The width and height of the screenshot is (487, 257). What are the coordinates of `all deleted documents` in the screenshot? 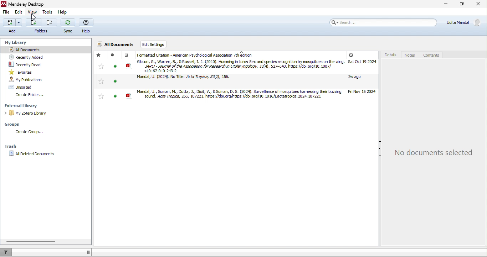 It's located at (33, 156).